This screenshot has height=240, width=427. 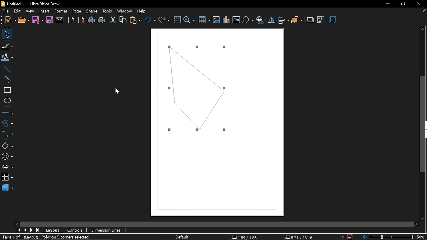 What do you see at coordinates (6, 80) in the screenshot?
I see `curve` at bounding box center [6, 80].